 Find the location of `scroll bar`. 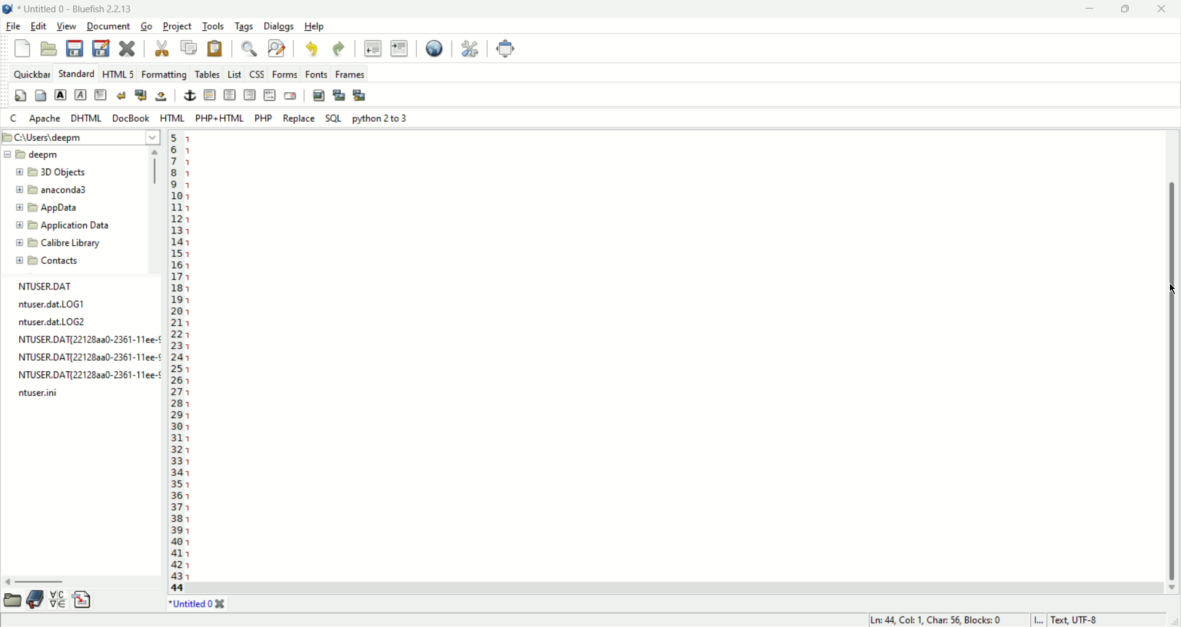

scroll bar is located at coordinates (1173, 362).